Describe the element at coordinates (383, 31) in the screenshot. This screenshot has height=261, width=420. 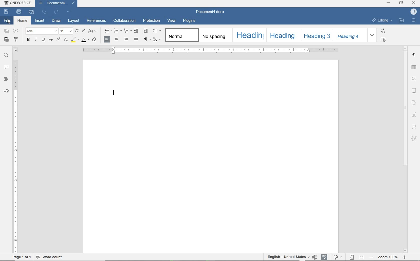
I see `replace` at that location.